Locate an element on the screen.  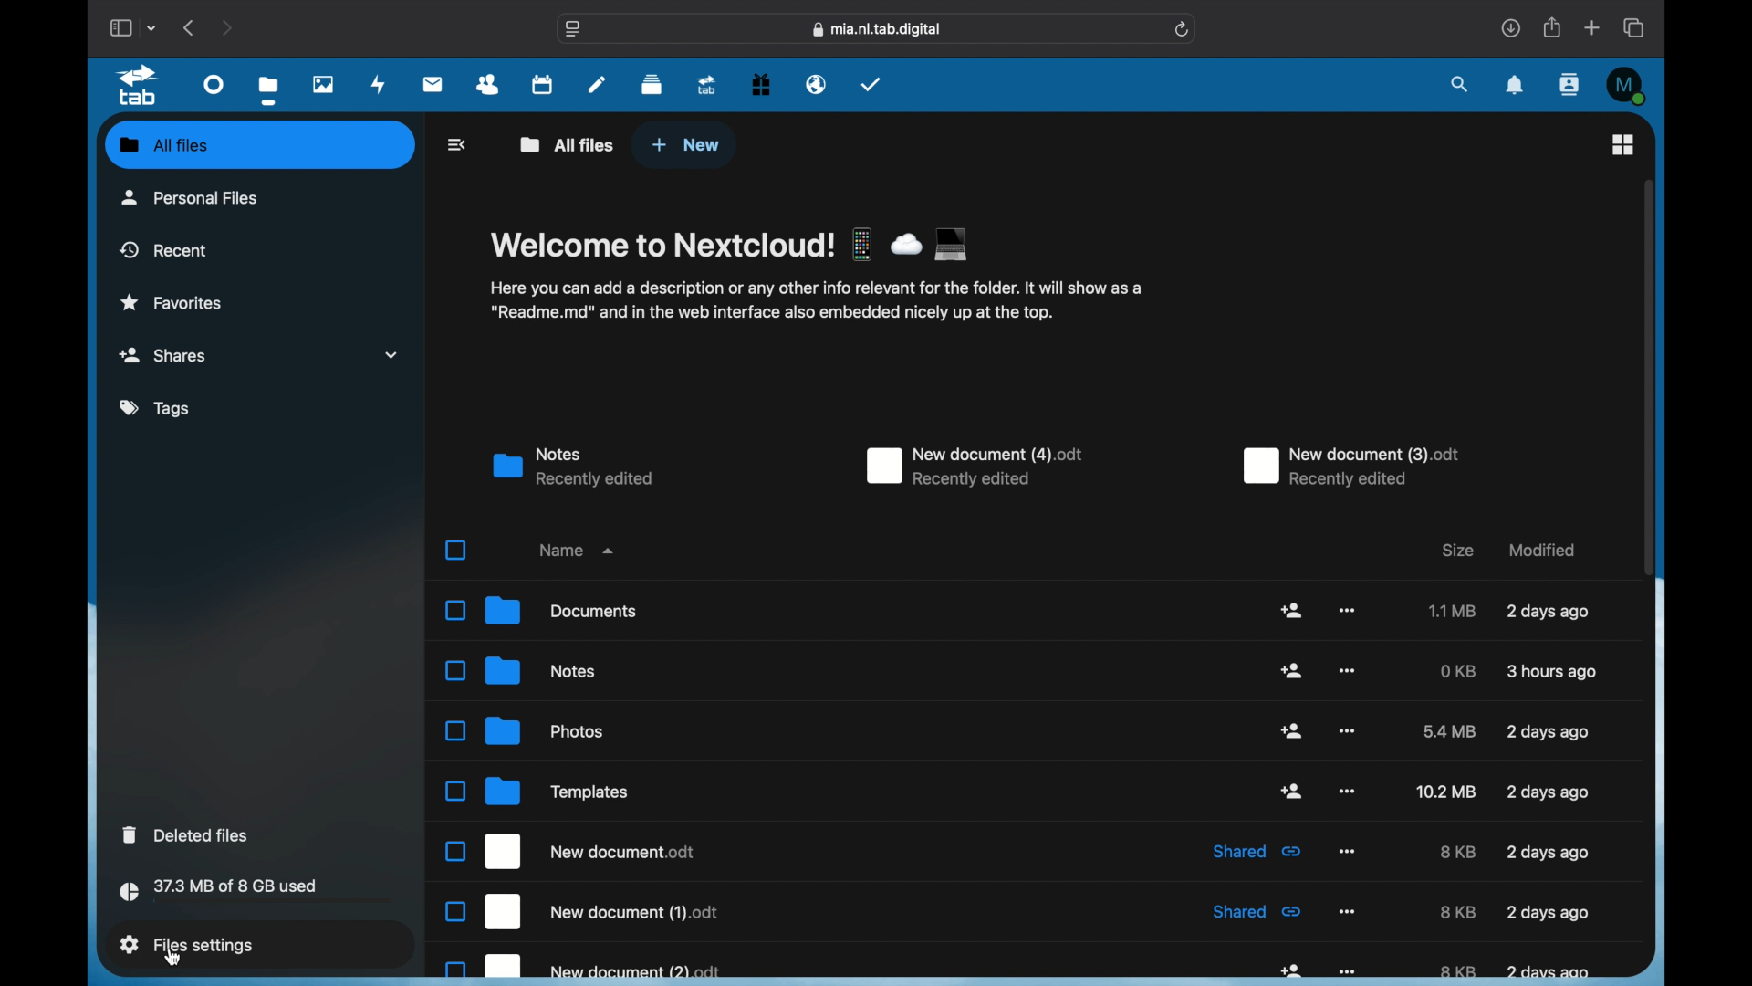
tab is located at coordinates (139, 86).